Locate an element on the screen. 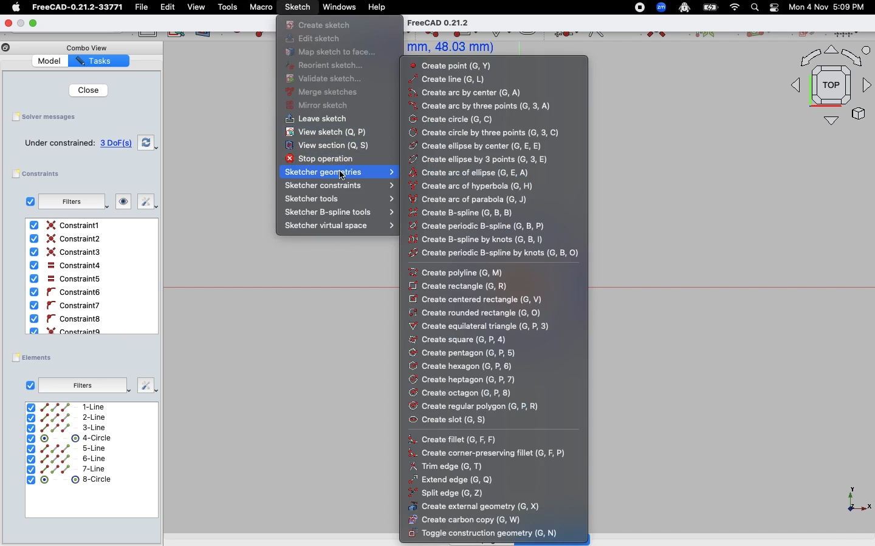 The height and width of the screenshot is (546, 875). Create equilateral triangle(G, P, 3) is located at coordinates (482, 325).